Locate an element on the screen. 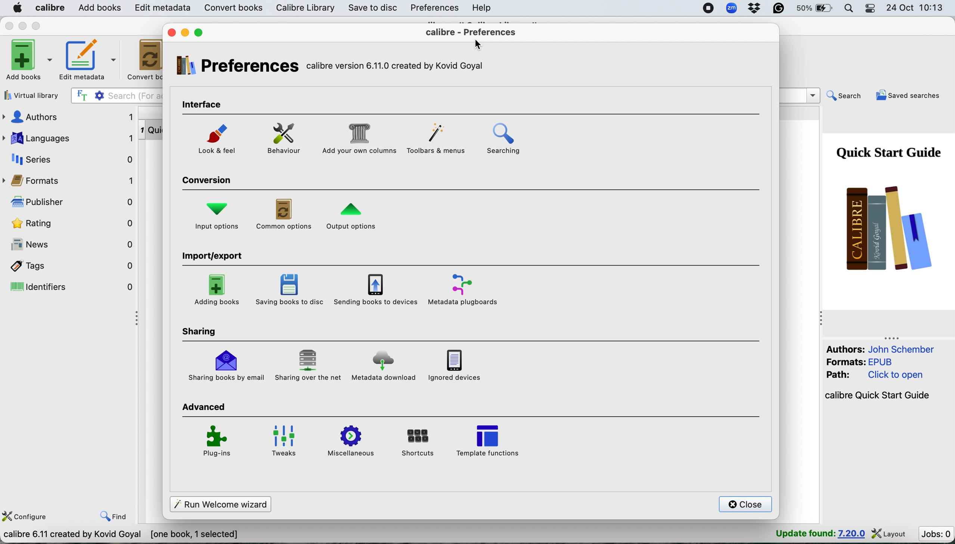 This screenshot has height=544, width=955. common options is located at coordinates (282, 214).